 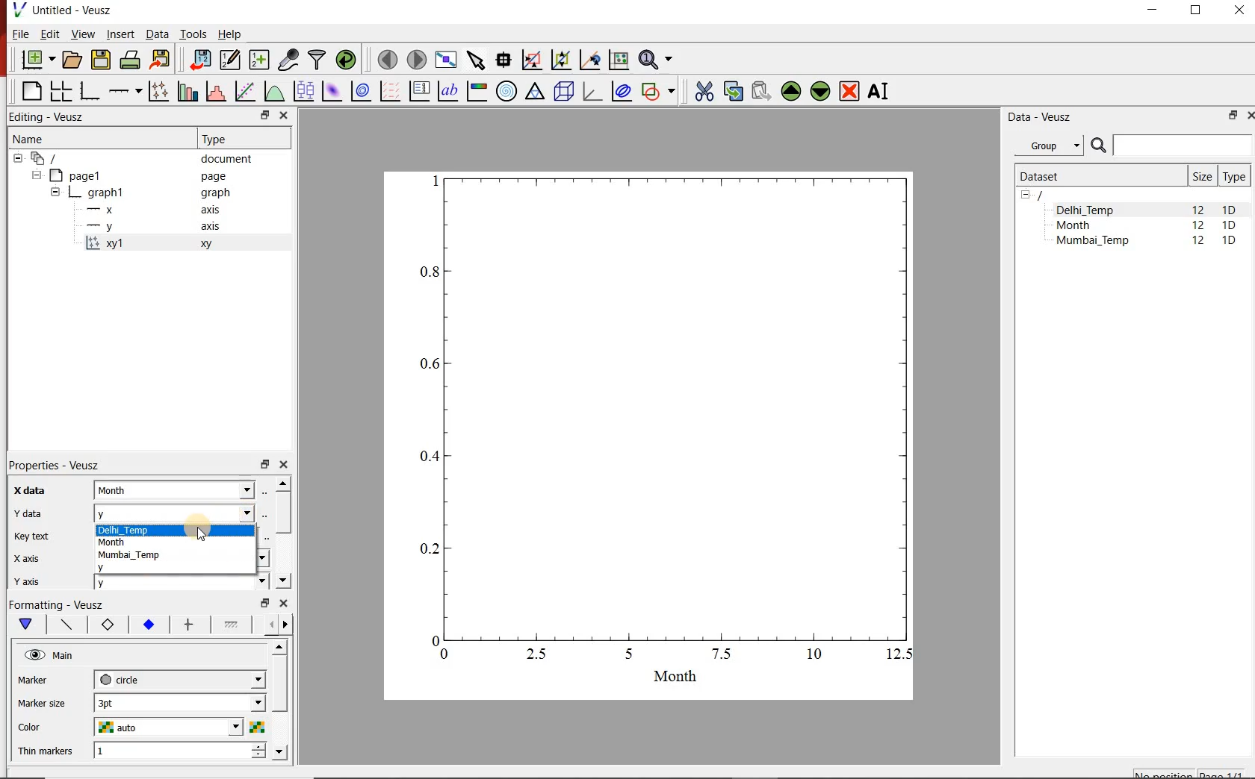 What do you see at coordinates (162, 569) in the screenshot?
I see `y` at bounding box center [162, 569].